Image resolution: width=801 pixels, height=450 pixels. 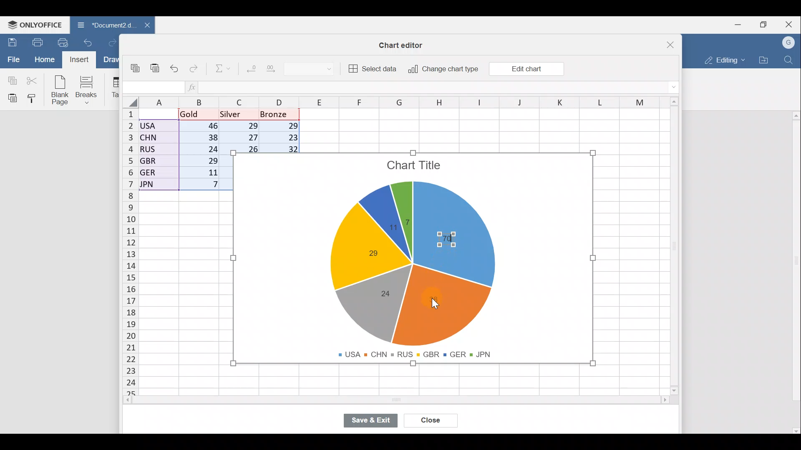 I want to click on Columns, so click(x=410, y=102).